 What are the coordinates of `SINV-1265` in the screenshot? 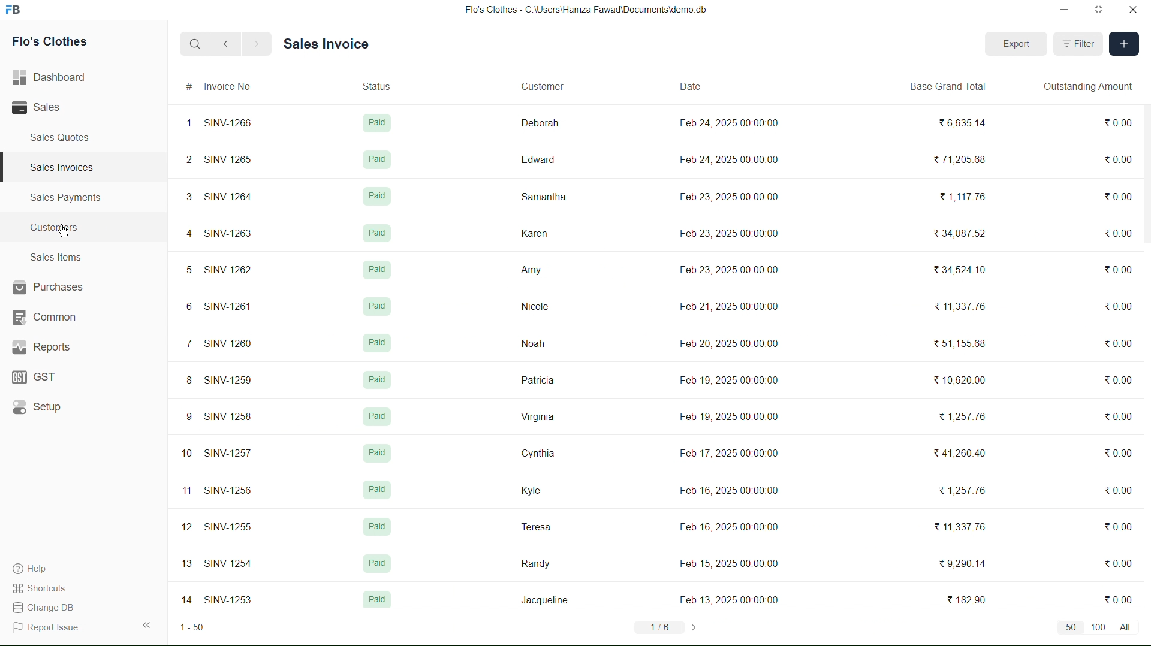 It's located at (225, 159).